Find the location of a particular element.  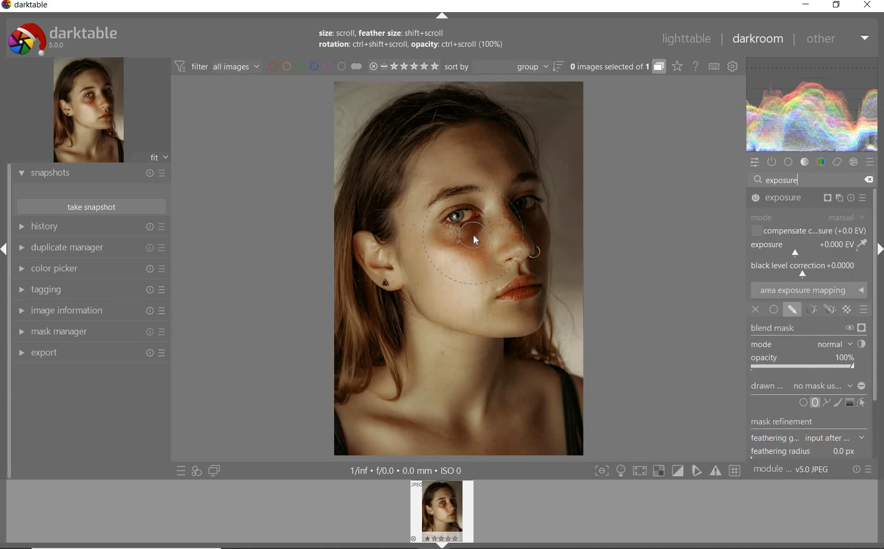

minimize is located at coordinates (806, 5).